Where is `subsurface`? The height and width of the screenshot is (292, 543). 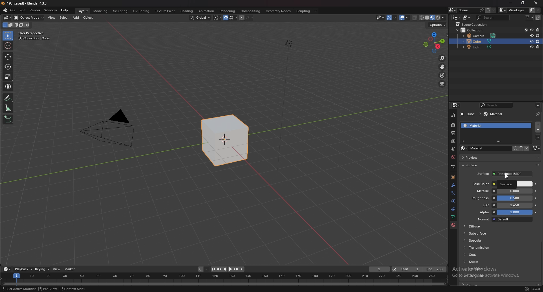
subsurface is located at coordinates (482, 233).